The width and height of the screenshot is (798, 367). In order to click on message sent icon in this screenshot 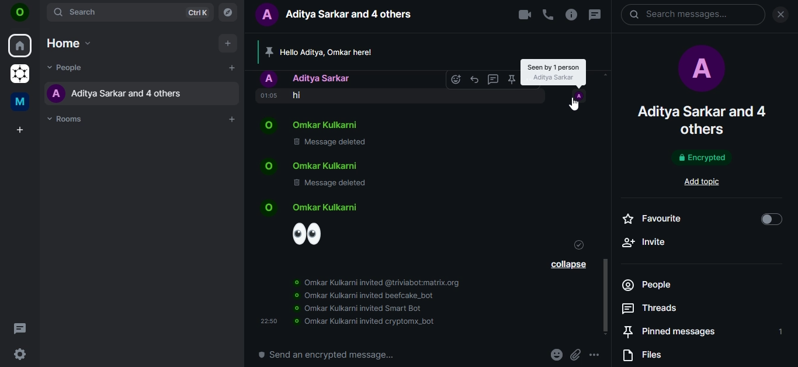, I will do `click(580, 247)`.